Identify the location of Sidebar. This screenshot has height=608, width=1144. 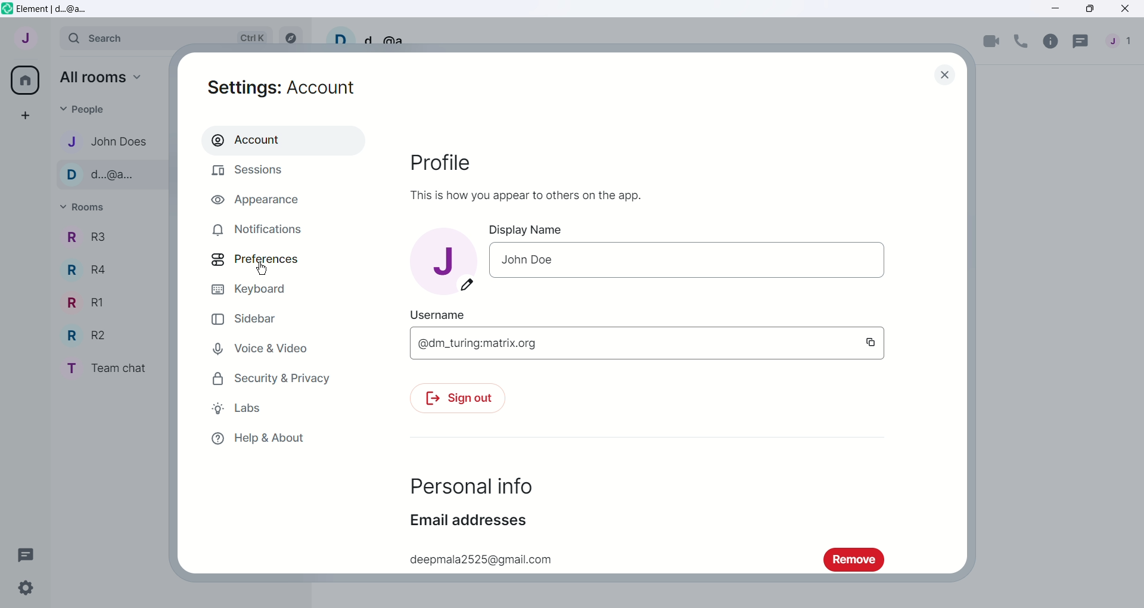
(264, 318).